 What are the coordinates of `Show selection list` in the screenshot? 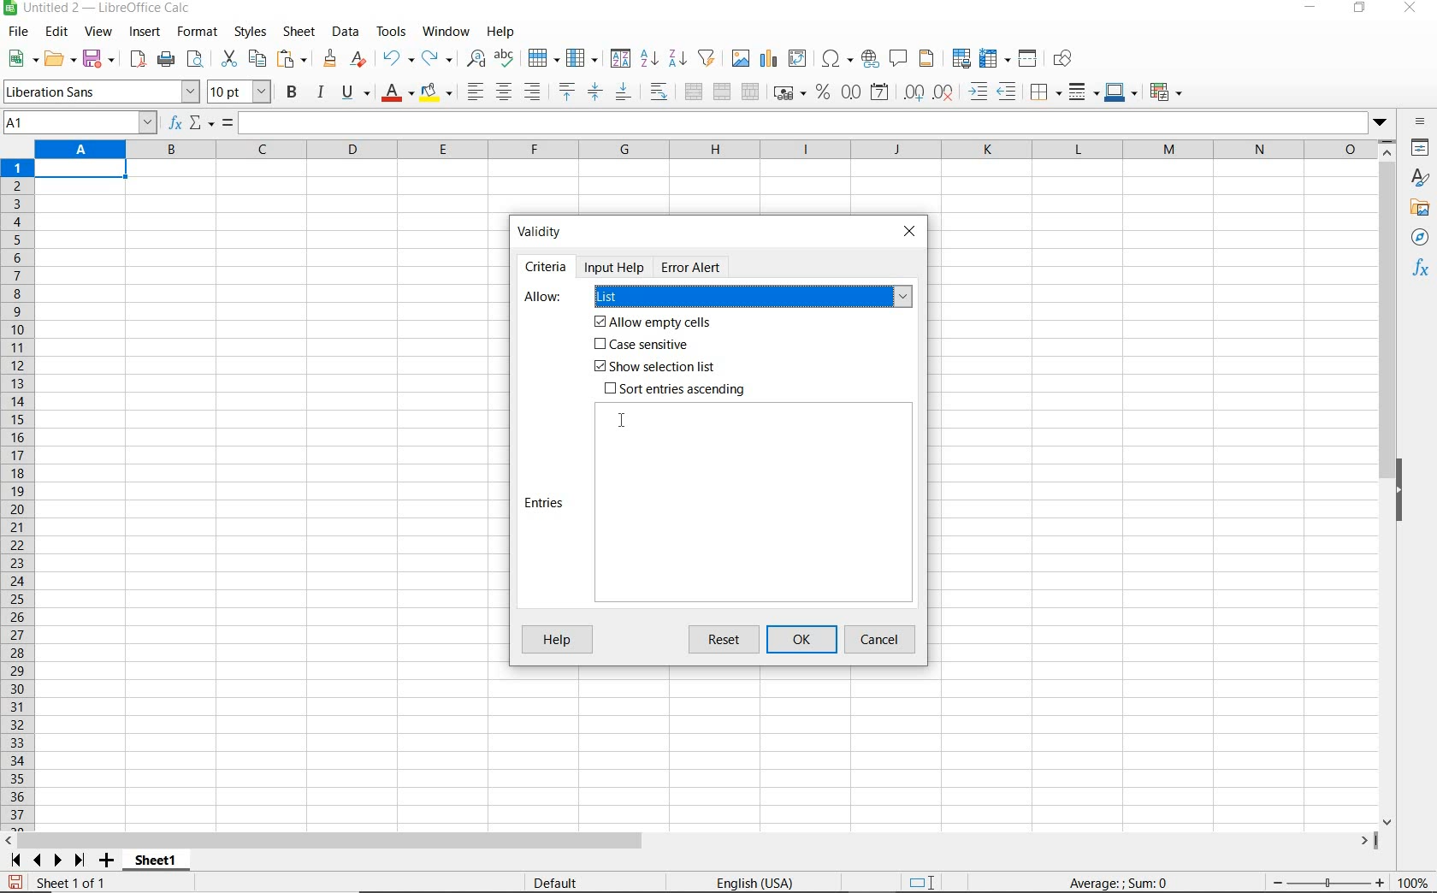 It's located at (653, 367).